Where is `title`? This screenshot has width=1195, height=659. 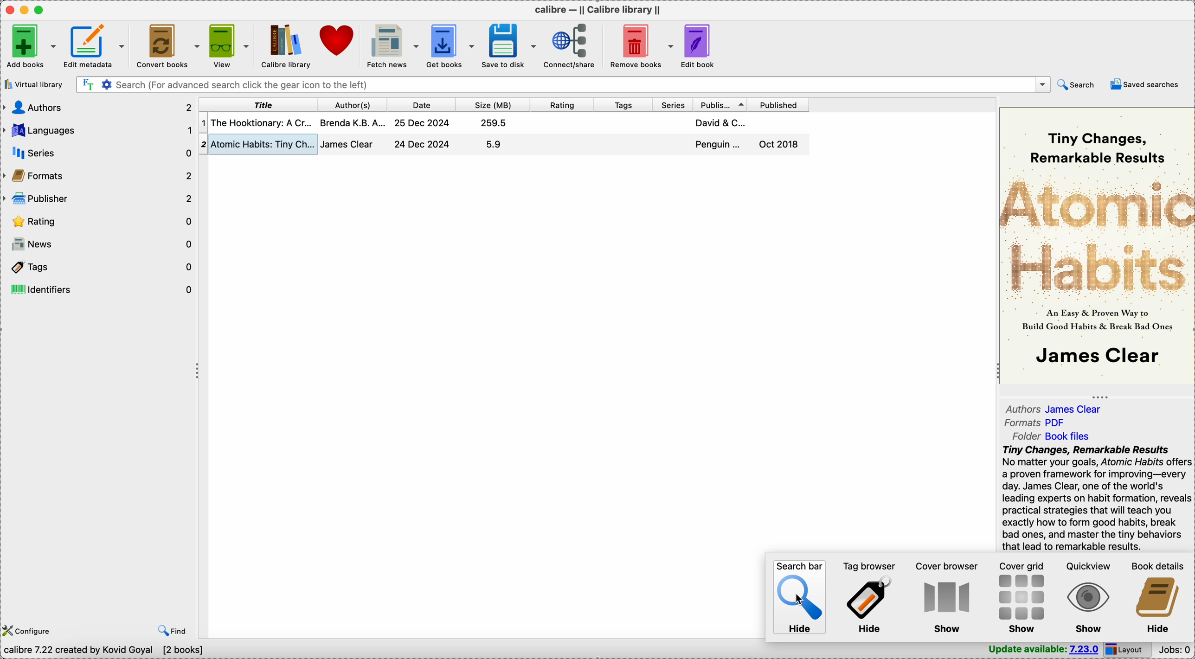 title is located at coordinates (258, 104).